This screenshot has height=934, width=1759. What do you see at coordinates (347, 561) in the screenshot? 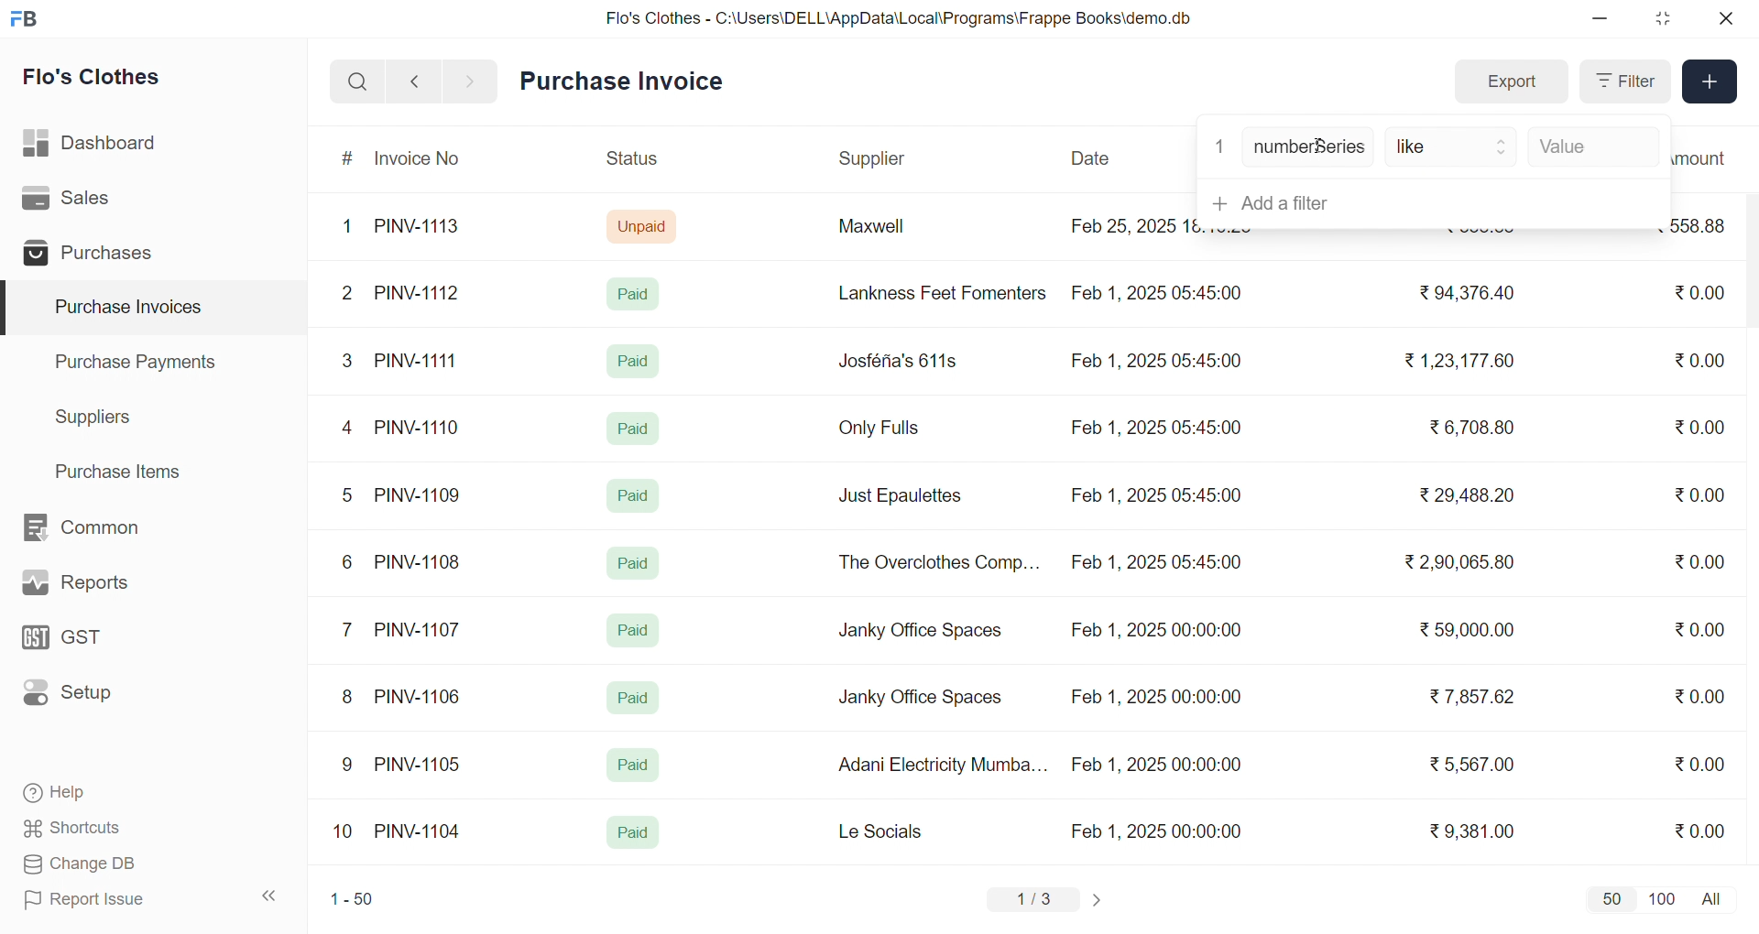
I see `6` at bounding box center [347, 561].